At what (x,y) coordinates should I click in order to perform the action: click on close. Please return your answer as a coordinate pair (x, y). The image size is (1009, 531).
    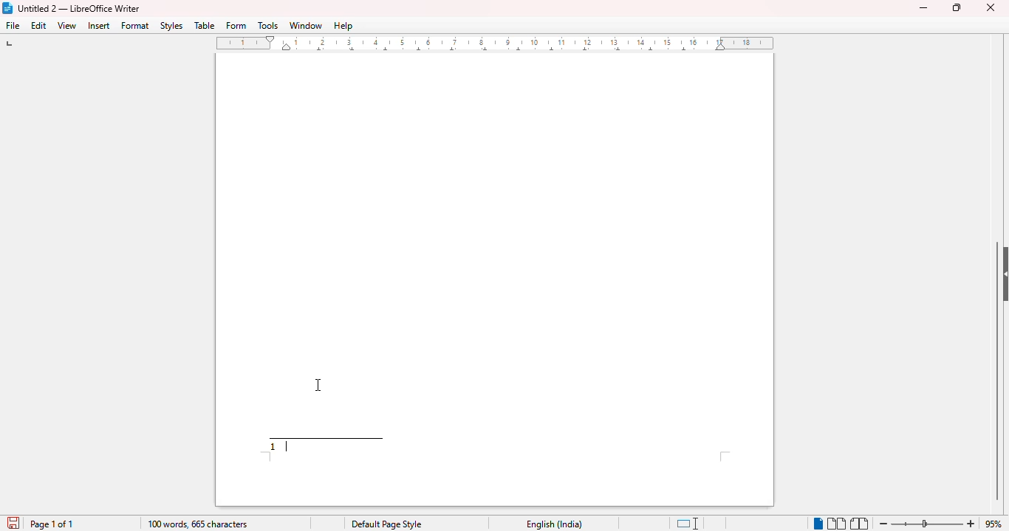
    Looking at the image, I should click on (992, 7).